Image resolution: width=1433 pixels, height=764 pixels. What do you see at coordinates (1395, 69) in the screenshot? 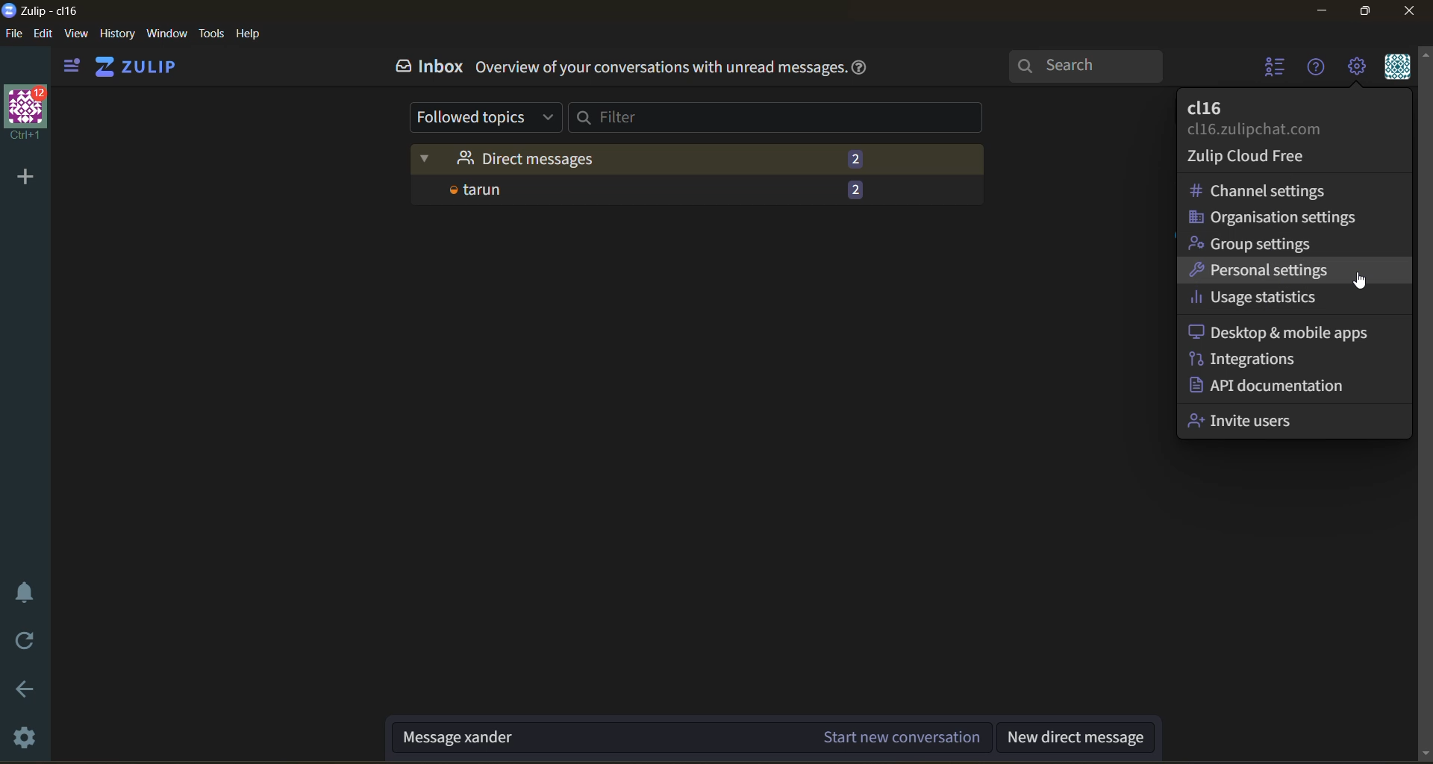
I see `personal menu` at bounding box center [1395, 69].